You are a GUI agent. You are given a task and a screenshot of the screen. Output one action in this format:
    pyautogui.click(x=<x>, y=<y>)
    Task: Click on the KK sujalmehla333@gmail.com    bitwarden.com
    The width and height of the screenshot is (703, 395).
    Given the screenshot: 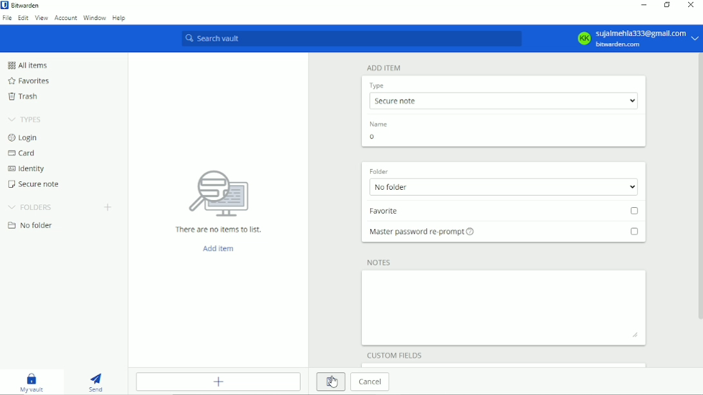 What is the action you would take?
    pyautogui.click(x=637, y=39)
    